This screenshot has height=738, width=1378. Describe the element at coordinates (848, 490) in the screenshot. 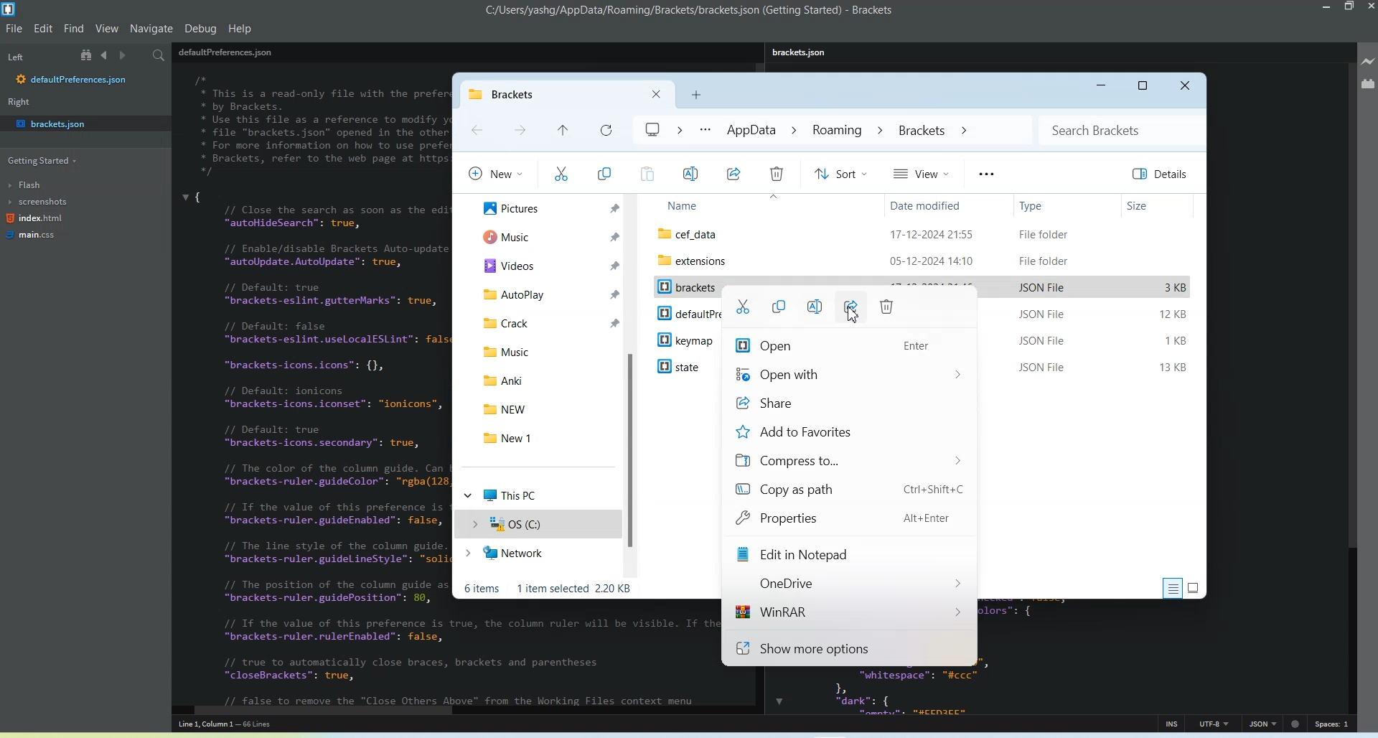

I see `Copy as path` at that location.